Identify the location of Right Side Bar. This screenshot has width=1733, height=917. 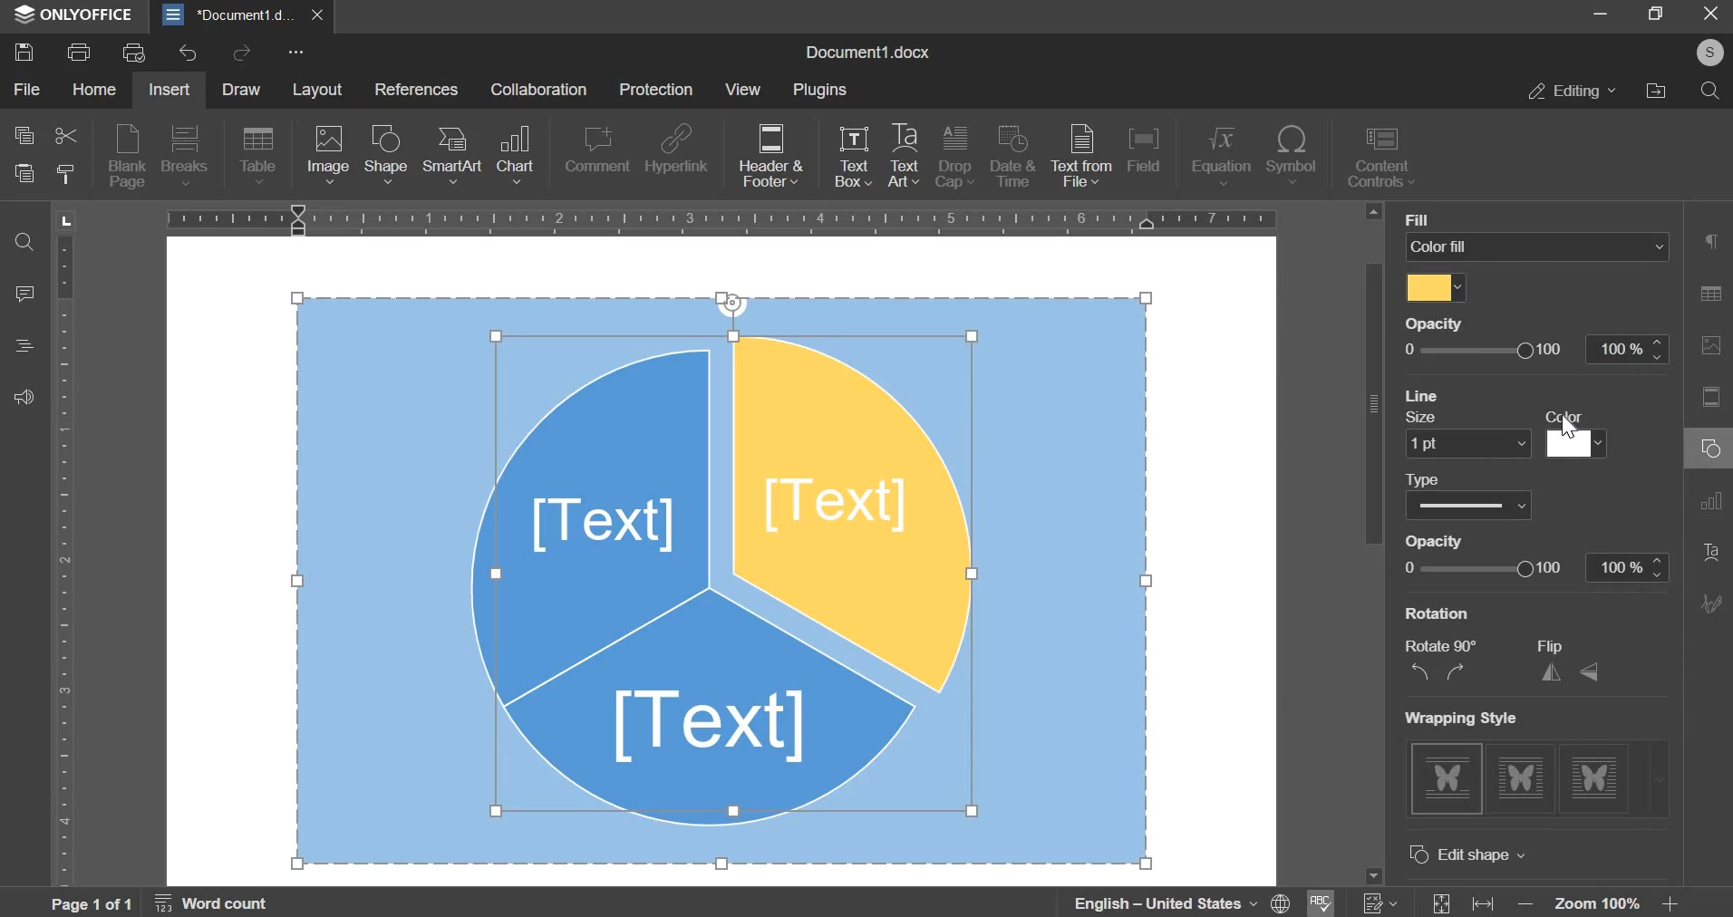
(1709, 431).